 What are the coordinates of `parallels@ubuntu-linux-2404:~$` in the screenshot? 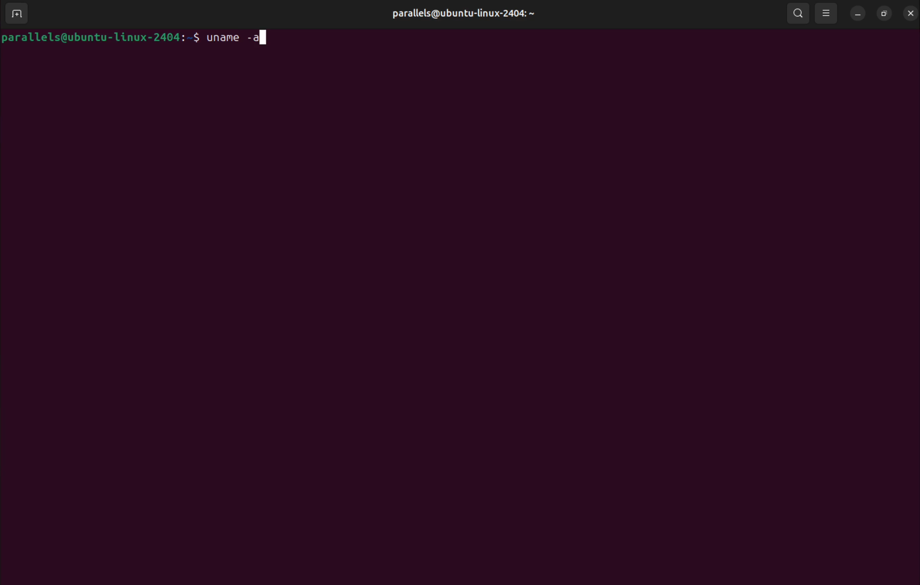 It's located at (103, 39).